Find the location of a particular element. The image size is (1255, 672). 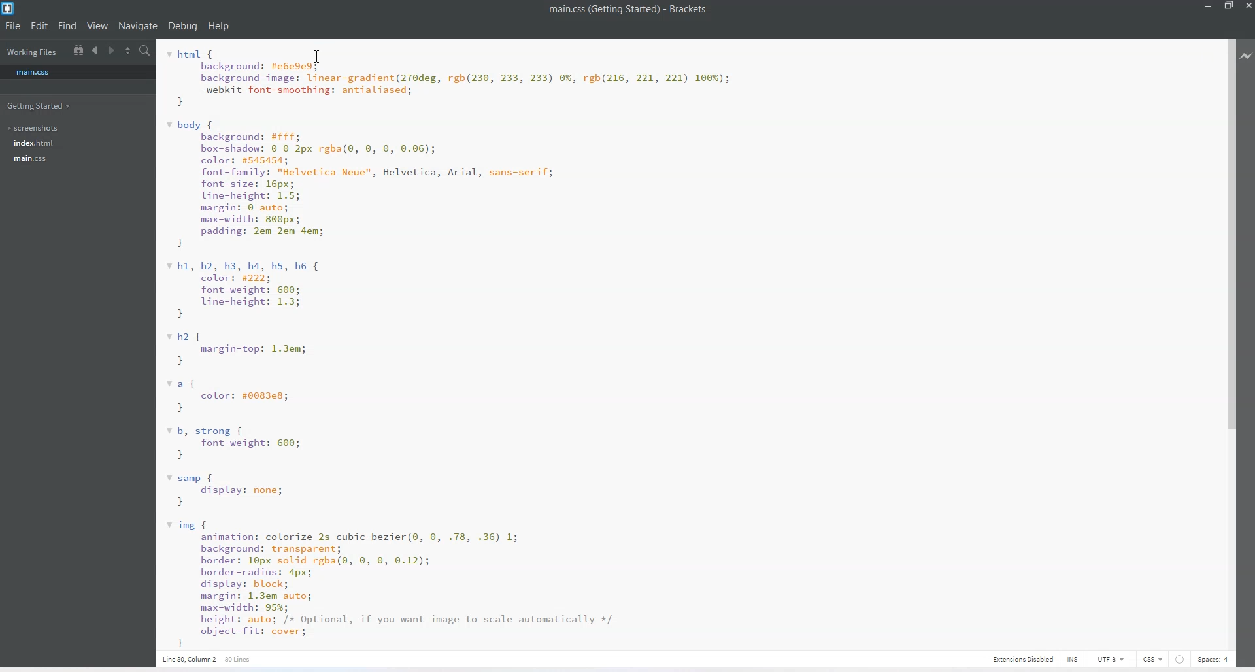

Navigate to Backward is located at coordinates (96, 50).